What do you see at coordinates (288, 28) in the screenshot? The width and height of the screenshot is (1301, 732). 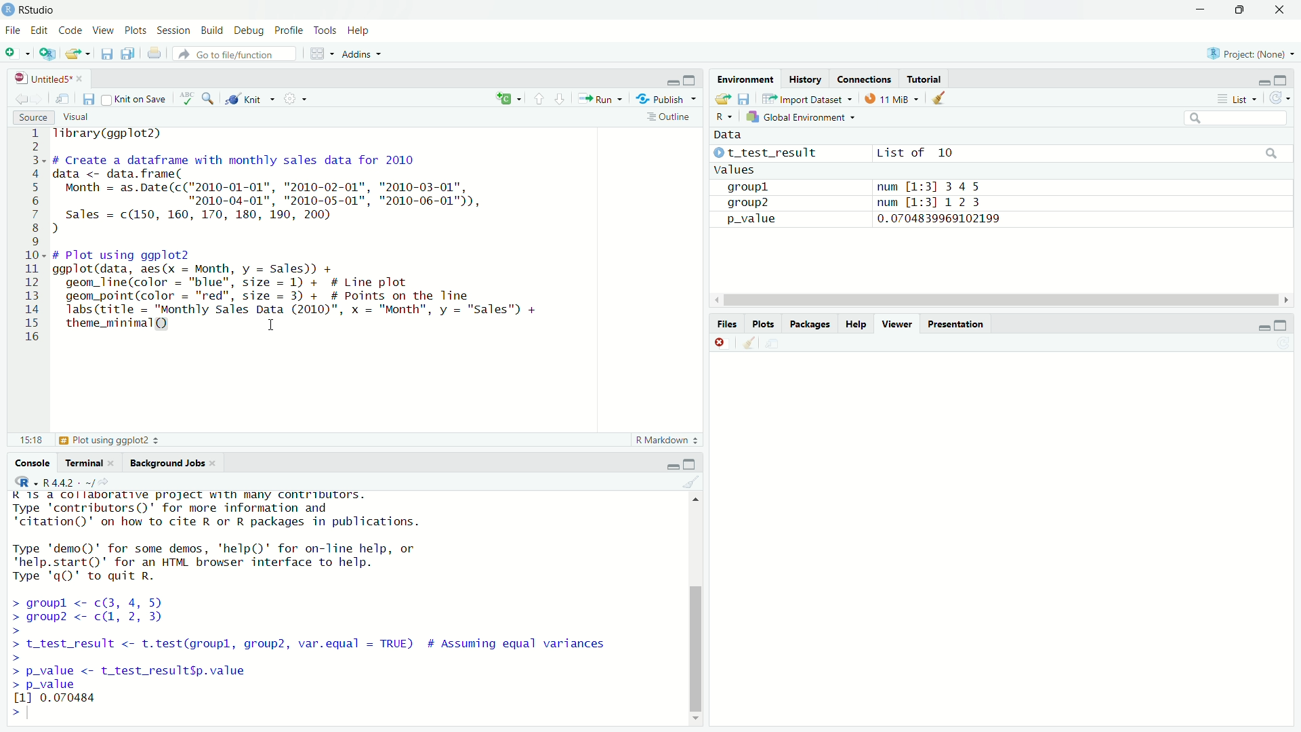 I see `Profile` at bounding box center [288, 28].